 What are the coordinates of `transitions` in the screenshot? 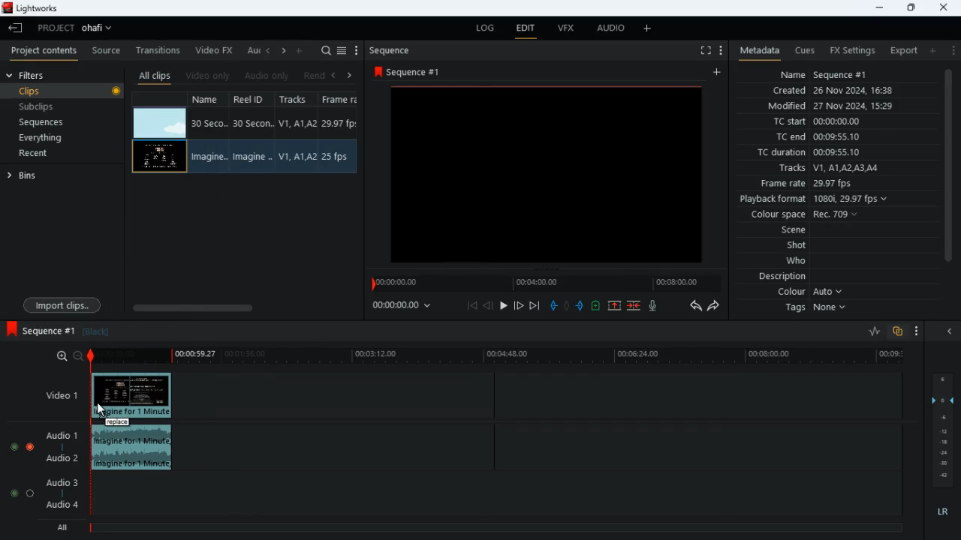 It's located at (159, 49).